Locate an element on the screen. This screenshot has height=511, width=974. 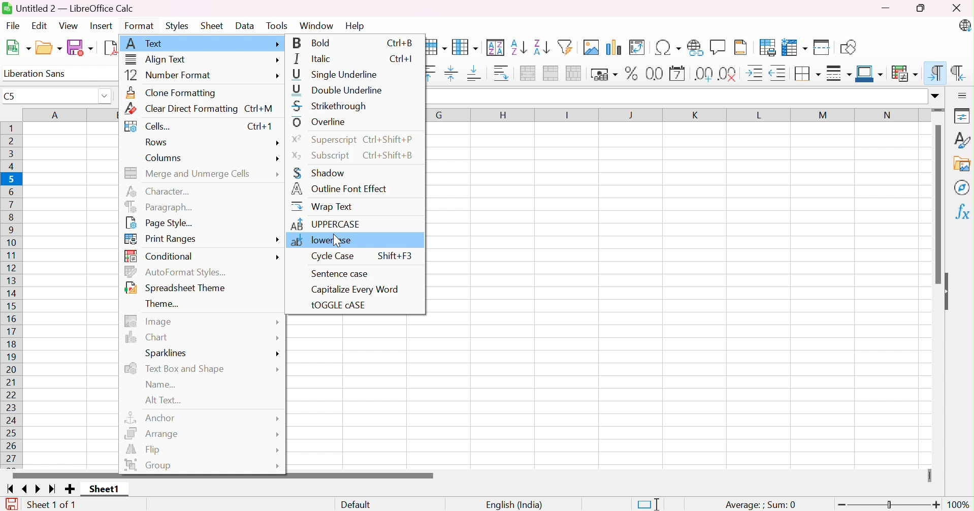
Shadow is located at coordinates (317, 173).